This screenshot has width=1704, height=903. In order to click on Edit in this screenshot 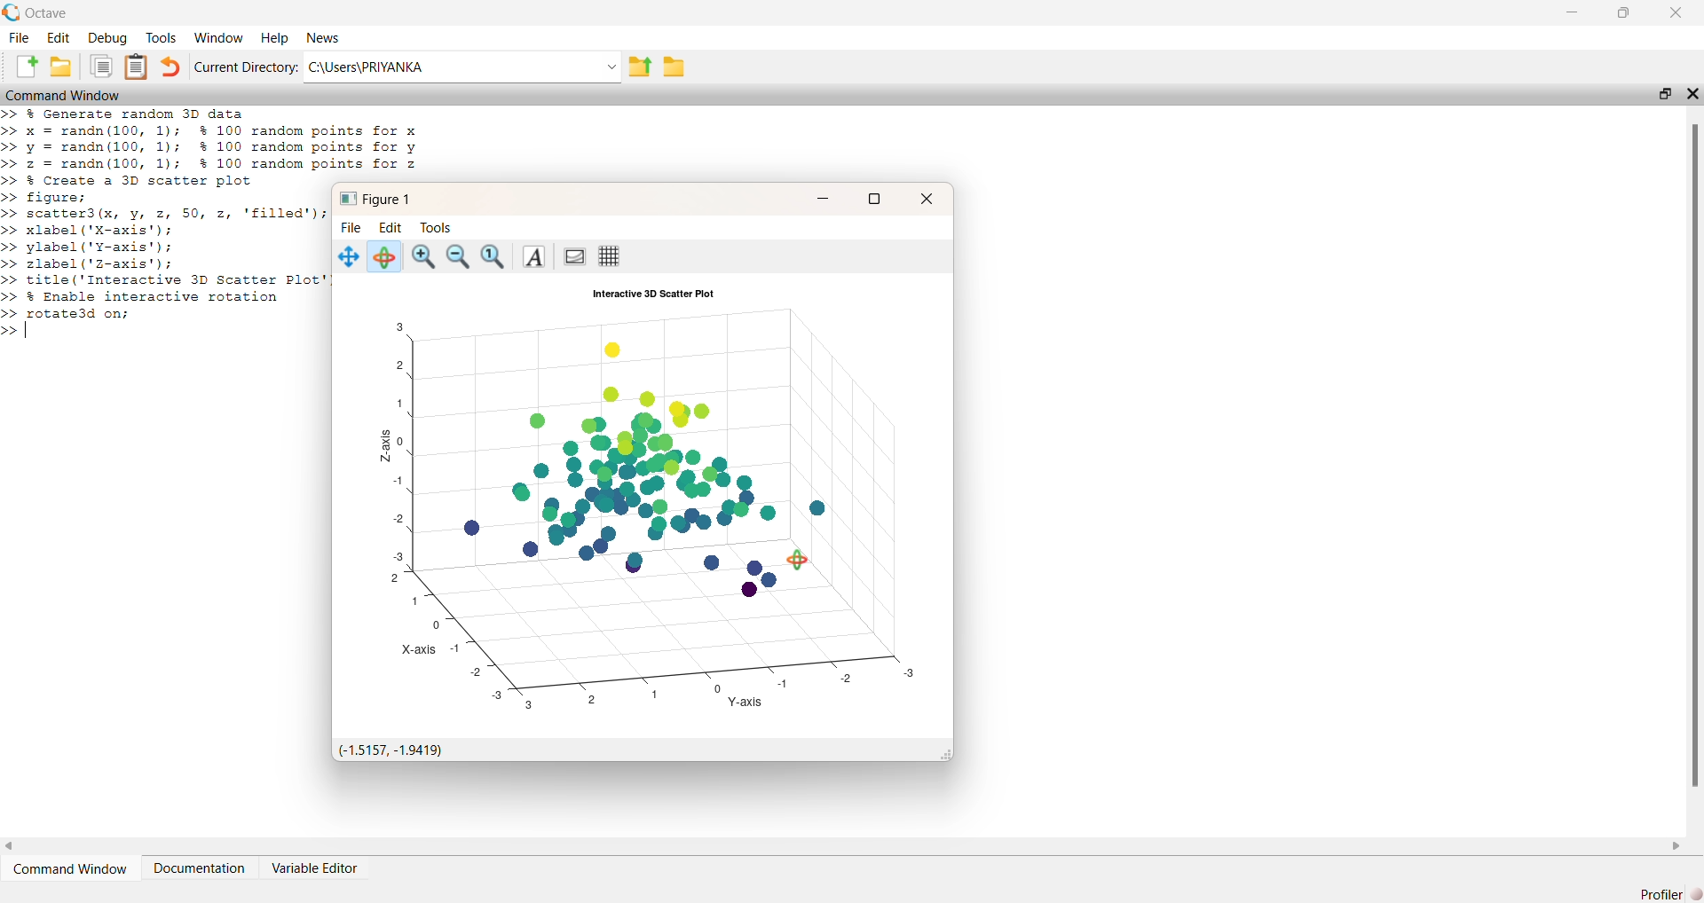, I will do `click(390, 228)`.